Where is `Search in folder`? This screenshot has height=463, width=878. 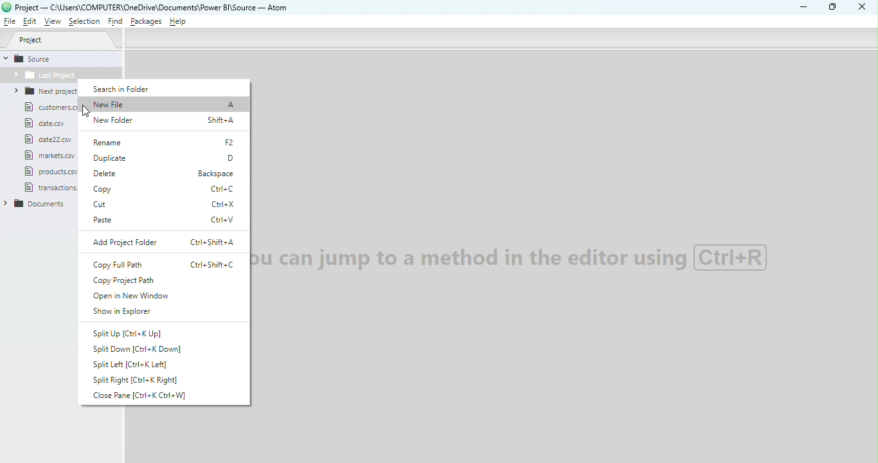 Search in folder is located at coordinates (151, 88).